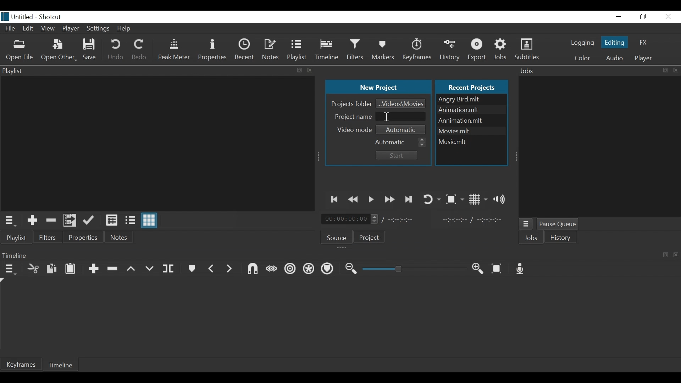 The width and height of the screenshot is (681, 383). Describe the element at coordinates (130, 220) in the screenshot. I see `View as file` at that location.